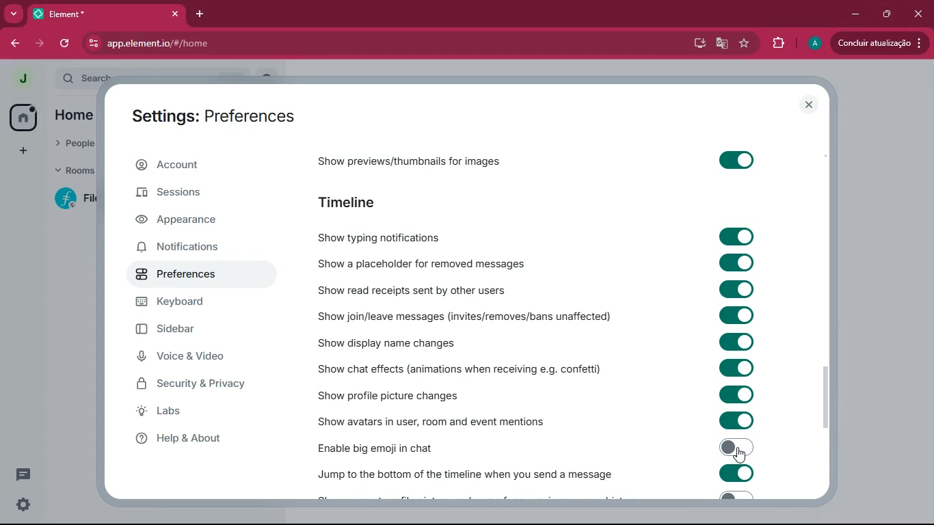 The image size is (934, 525). What do you see at coordinates (208, 414) in the screenshot?
I see `labs` at bounding box center [208, 414].